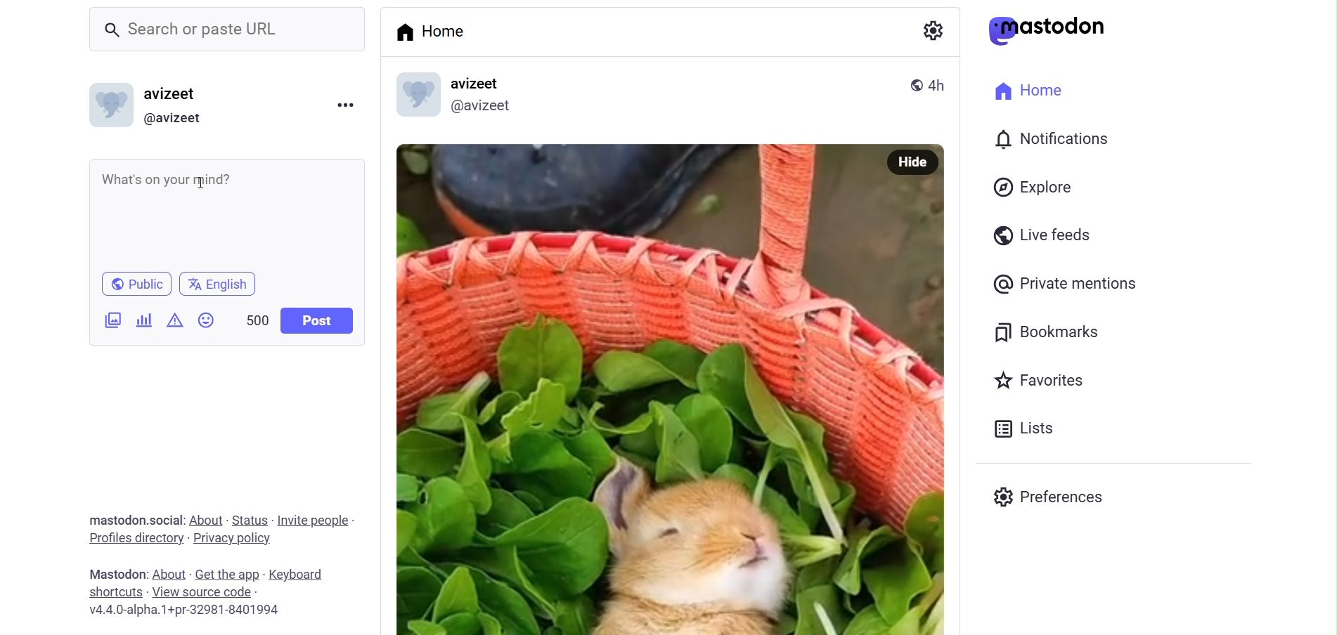 This screenshot has height=635, width=1337. Describe the element at coordinates (1033, 186) in the screenshot. I see `Explore` at that location.